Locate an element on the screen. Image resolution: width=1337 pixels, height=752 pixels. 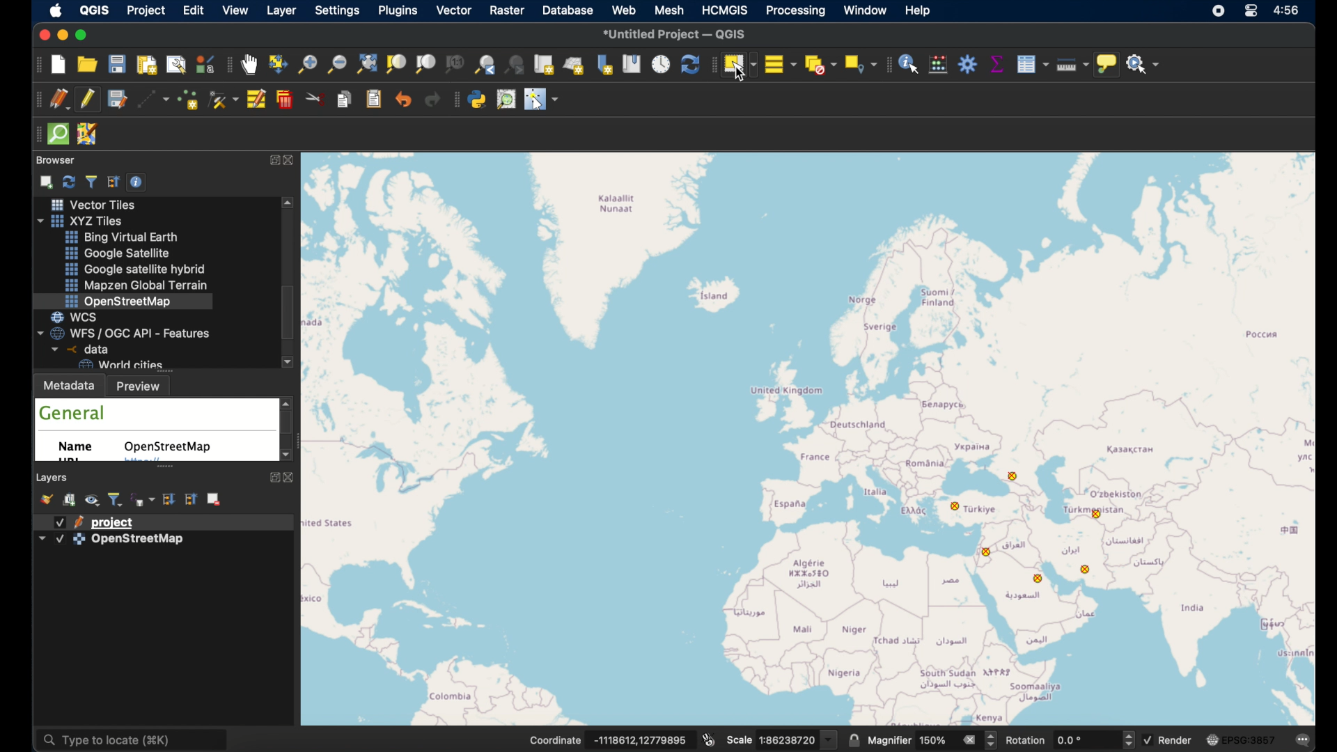
zoom next is located at coordinates (516, 65).